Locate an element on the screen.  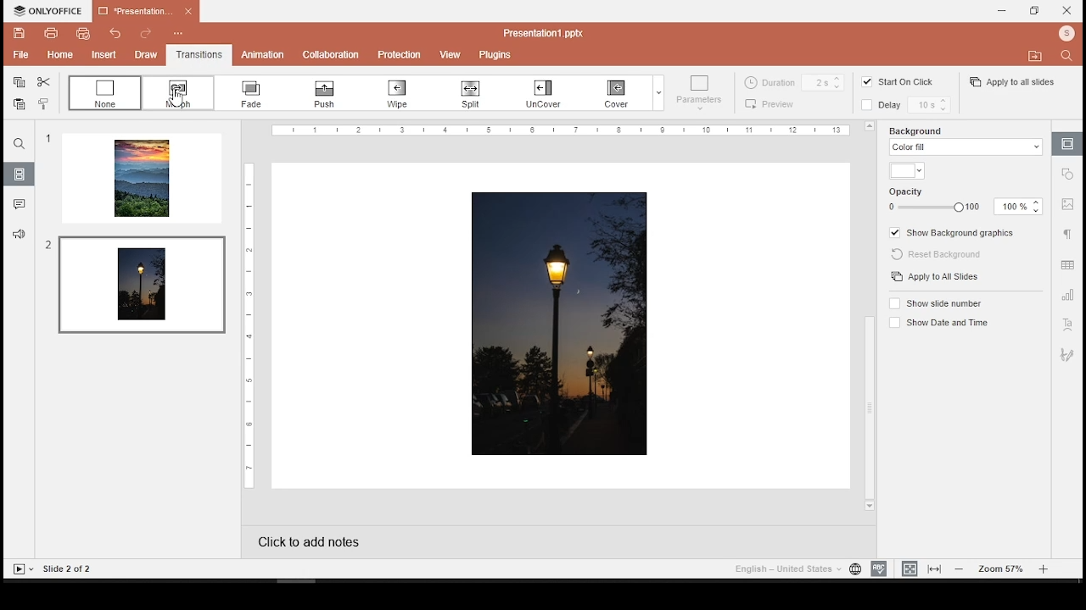
restore is located at coordinates (1035, 11).